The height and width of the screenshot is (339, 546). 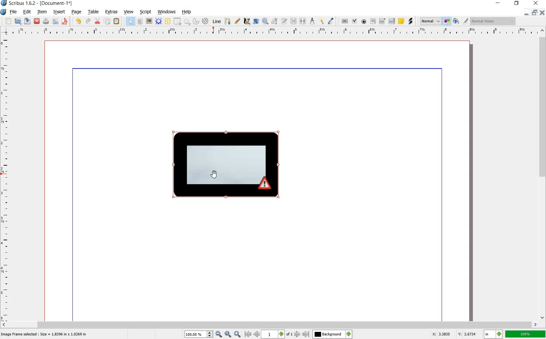 I want to click on Zoom out, so click(x=238, y=334).